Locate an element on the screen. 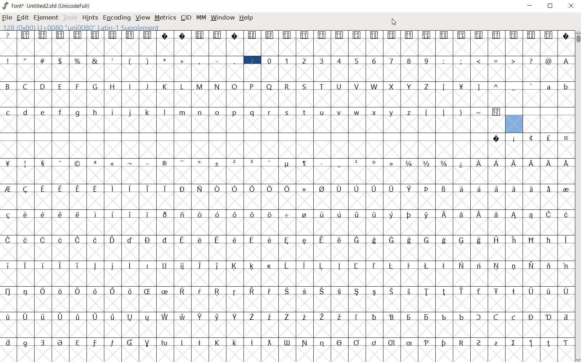 This screenshot has height=362, width=581. glyph is located at coordinates (514, 267).